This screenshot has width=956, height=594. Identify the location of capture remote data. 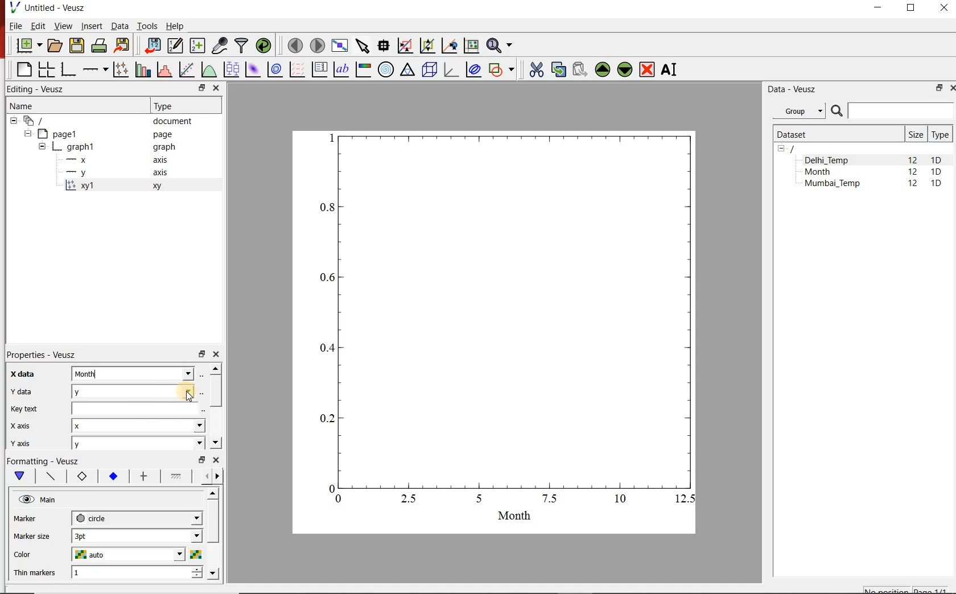
(220, 46).